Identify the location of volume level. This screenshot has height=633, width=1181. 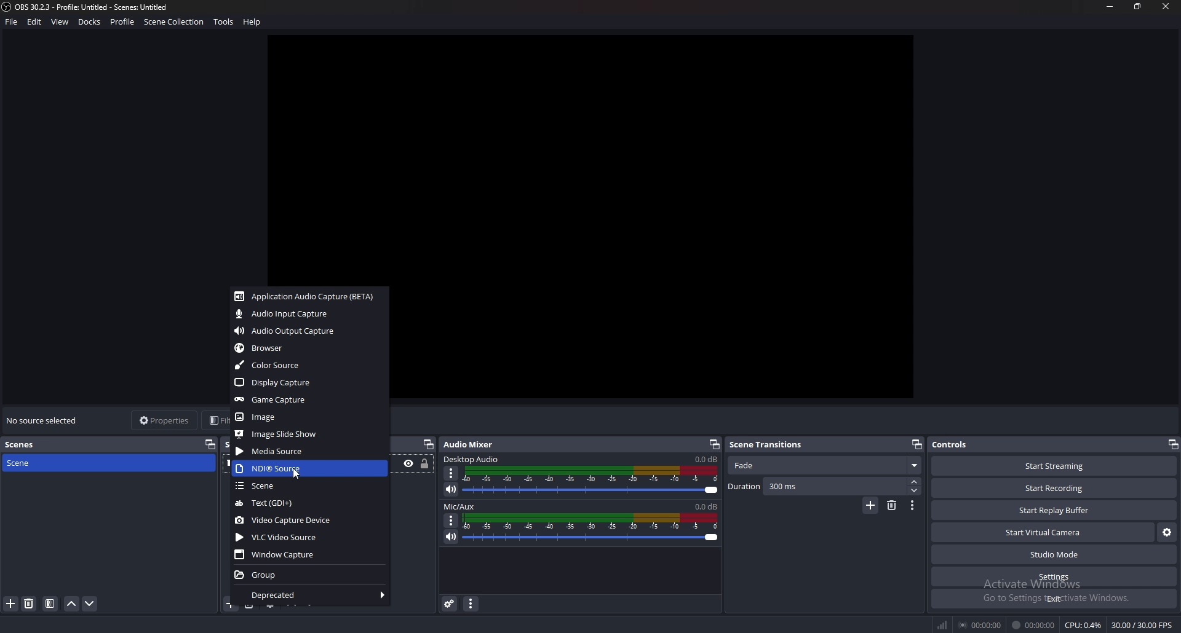
(705, 459).